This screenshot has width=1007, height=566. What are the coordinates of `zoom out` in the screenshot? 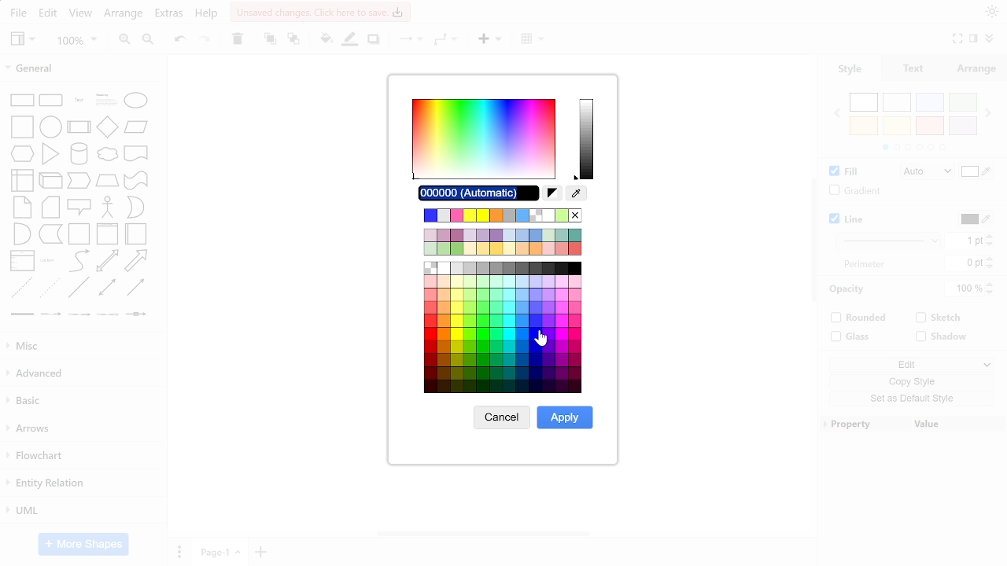 It's located at (149, 42).